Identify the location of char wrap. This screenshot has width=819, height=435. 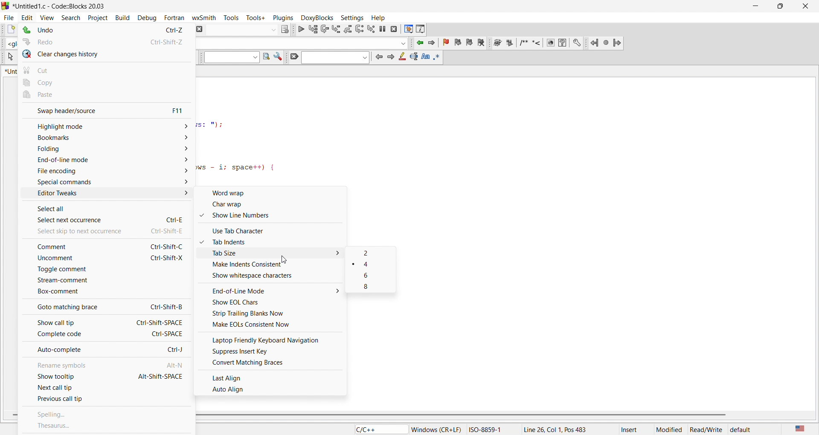
(275, 206).